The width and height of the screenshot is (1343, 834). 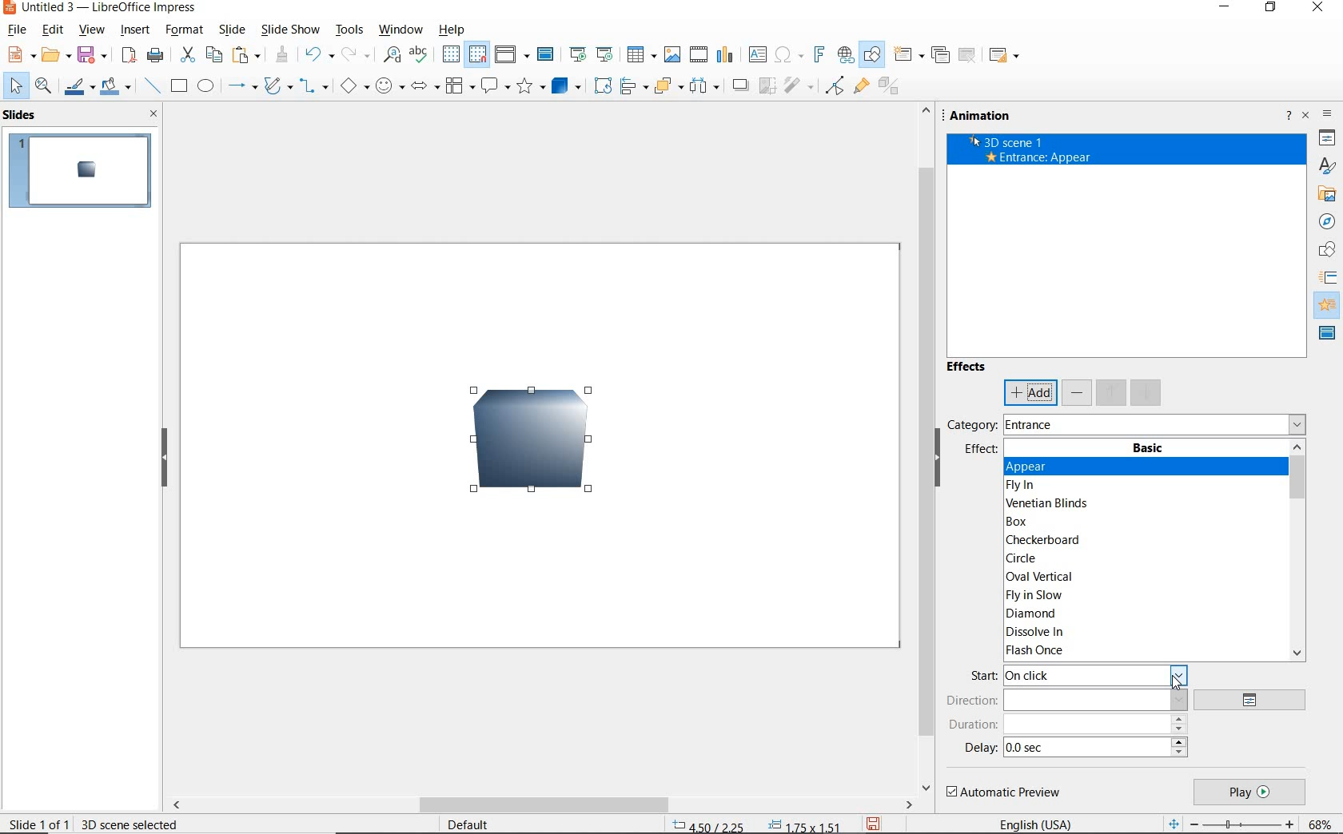 I want to click on clone formatting, so click(x=284, y=55).